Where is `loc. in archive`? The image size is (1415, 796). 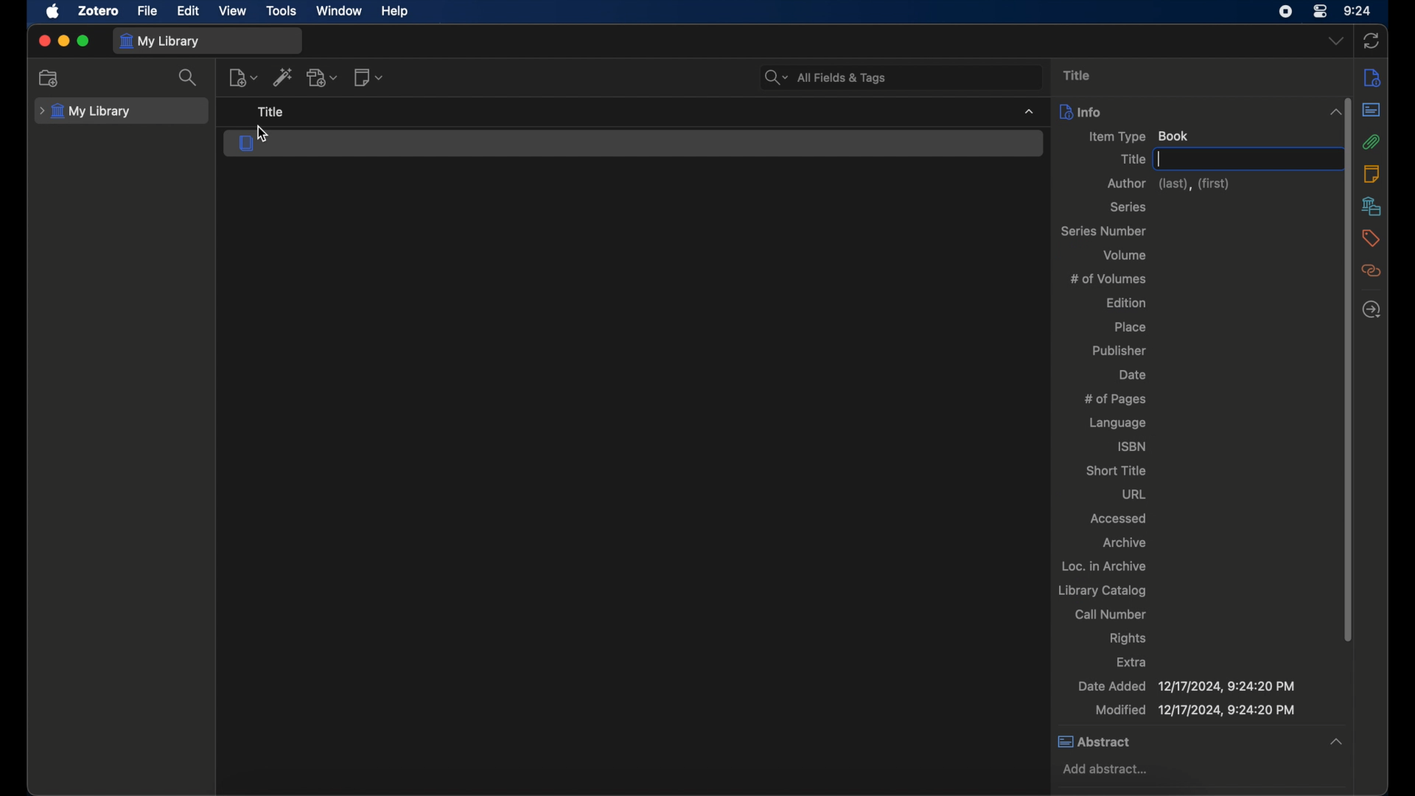 loc. in archive is located at coordinates (1106, 566).